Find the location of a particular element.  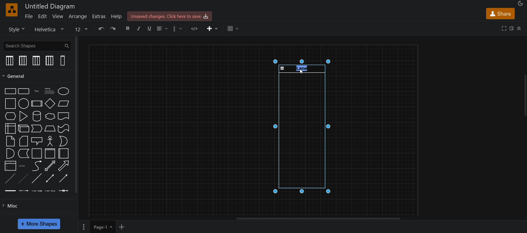

more shapes is located at coordinates (41, 223).